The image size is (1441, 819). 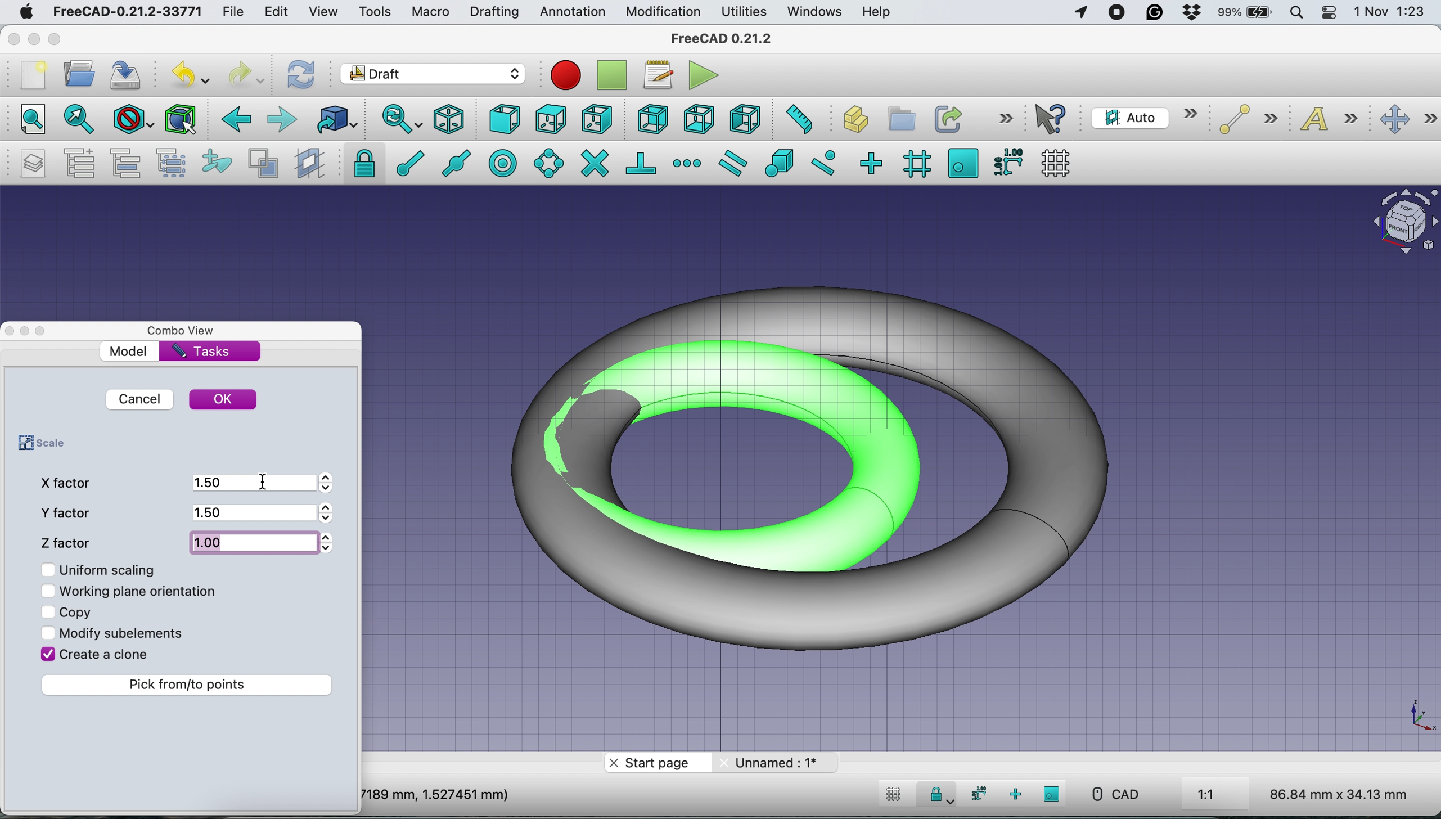 What do you see at coordinates (1219, 795) in the screenshot?
I see `1:1` at bounding box center [1219, 795].